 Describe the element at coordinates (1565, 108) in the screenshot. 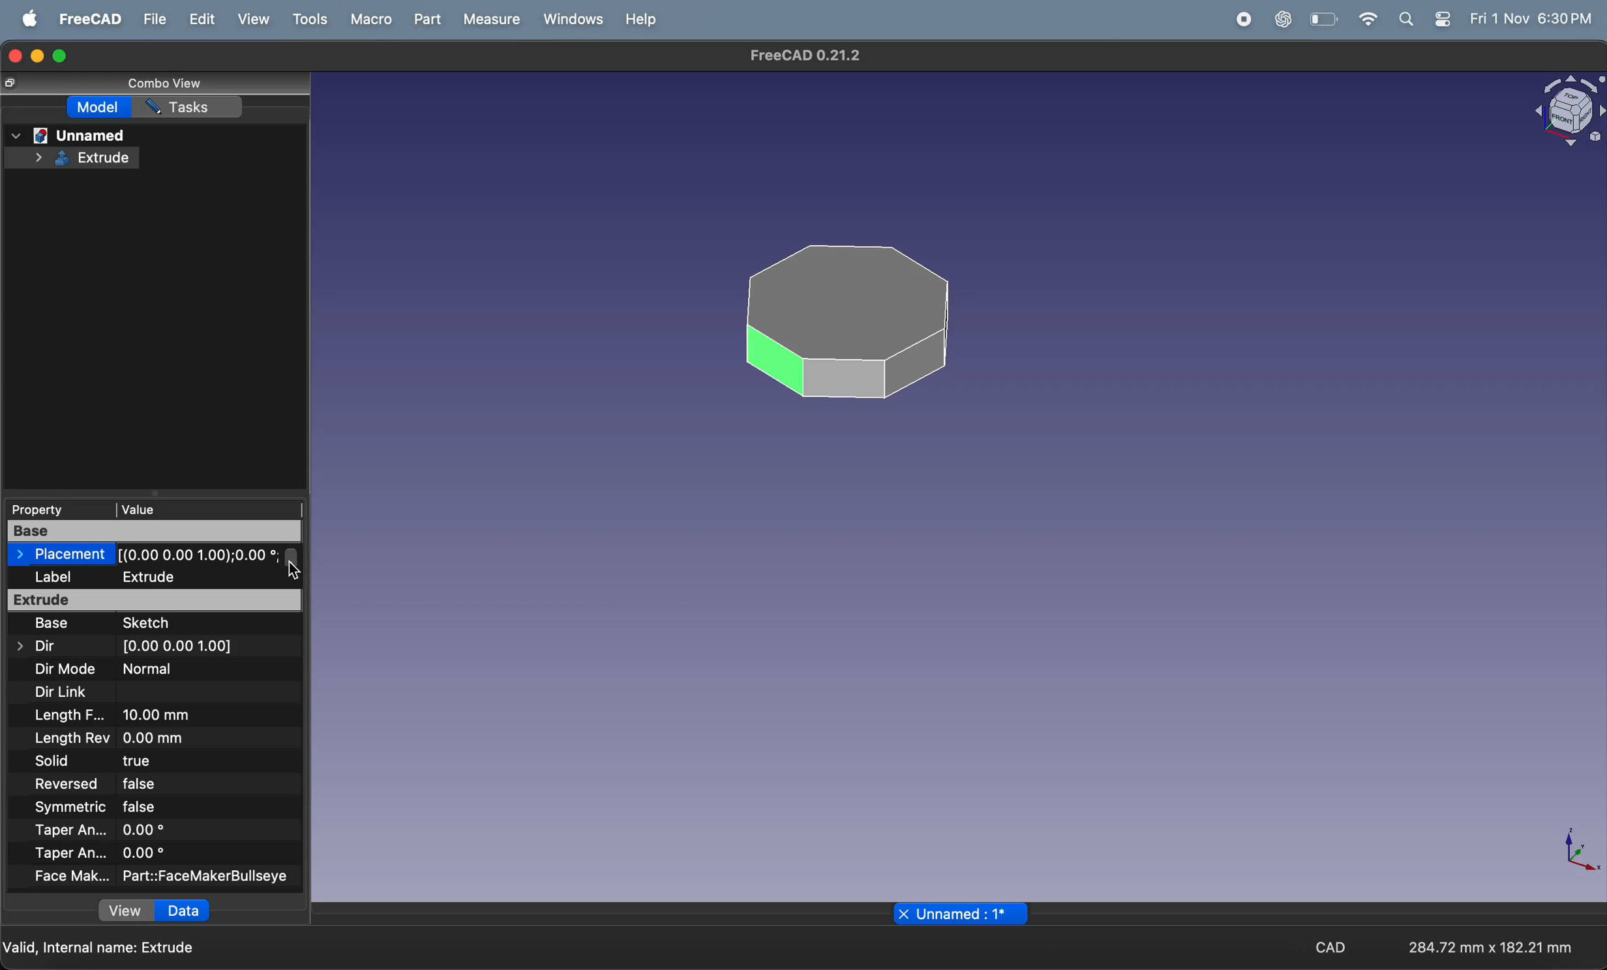

I see `object view` at that location.